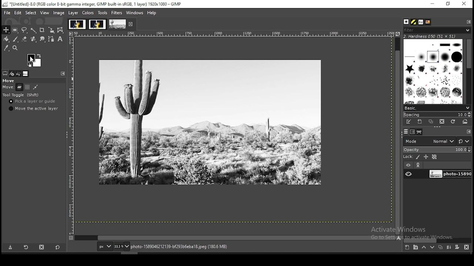  What do you see at coordinates (426, 157) in the screenshot?
I see `lock size and position` at bounding box center [426, 157].